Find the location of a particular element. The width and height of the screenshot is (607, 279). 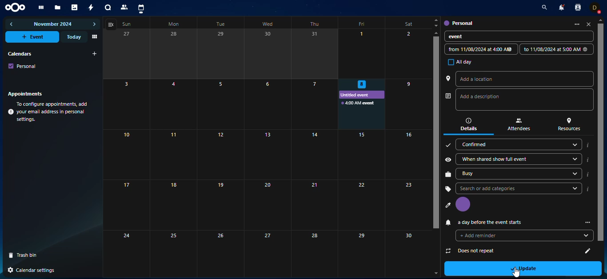

author is located at coordinates (447, 96).